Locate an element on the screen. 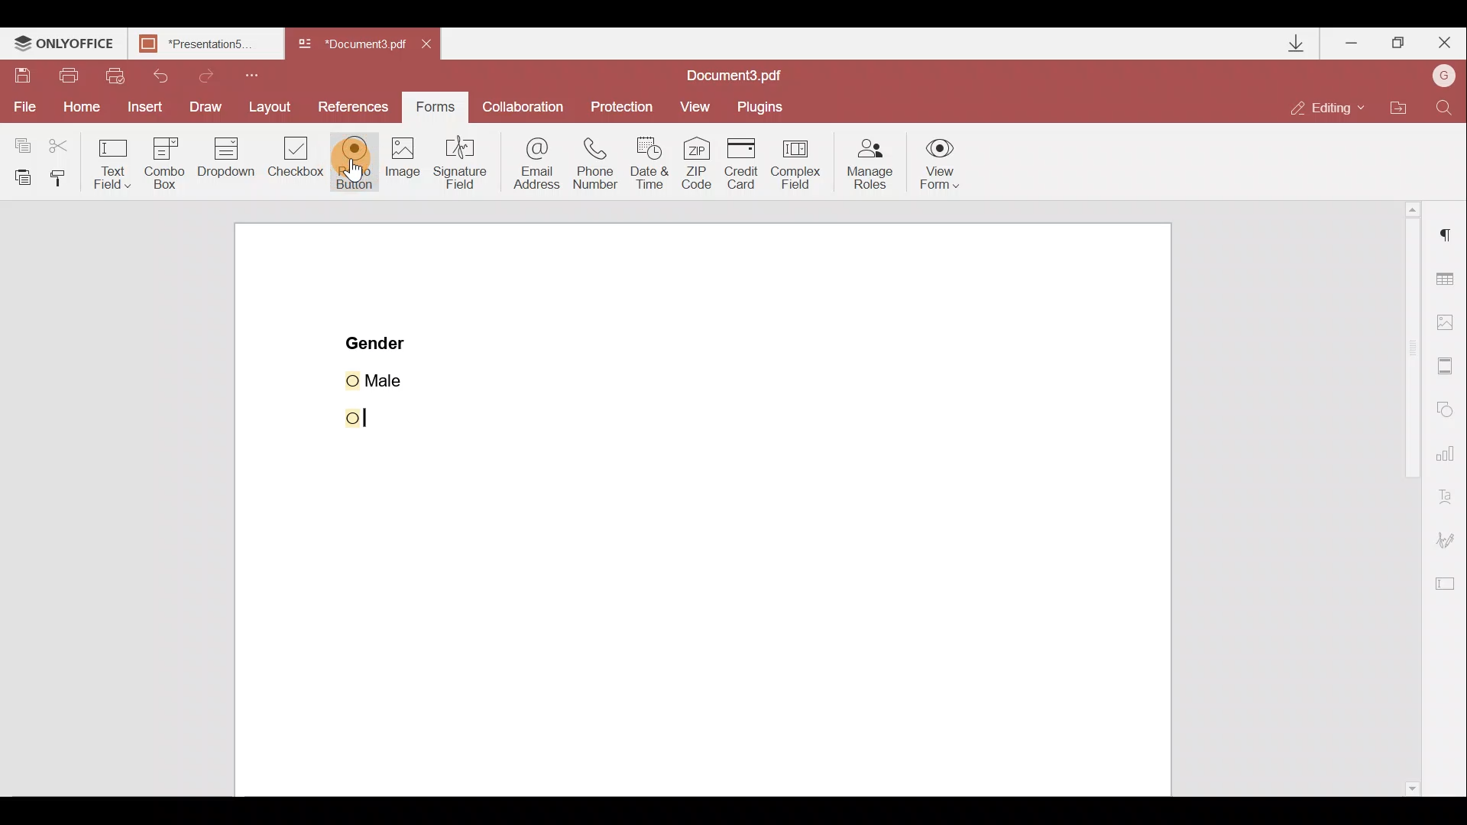 The image size is (1467, 825). Male is located at coordinates (395, 378).